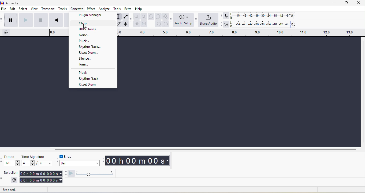 The height and width of the screenshot is (193, 365). What do you see at coordinates (158, 17) in the screenshot?
I see `fit project to width` at bounding box center [158, 17].